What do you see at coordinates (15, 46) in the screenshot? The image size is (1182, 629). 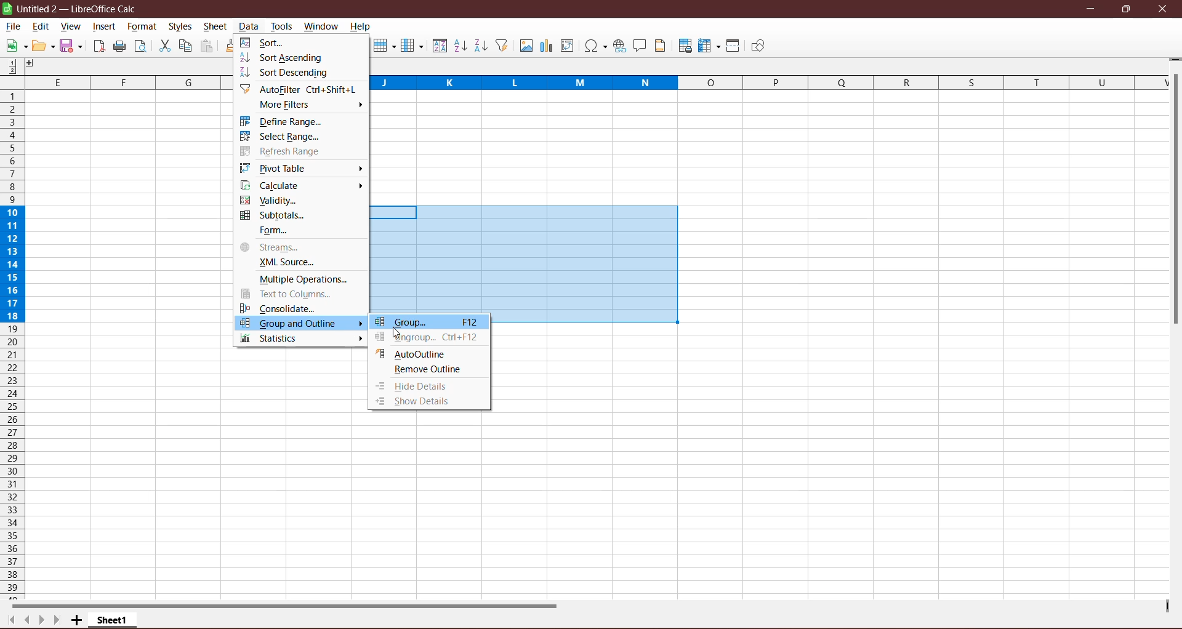 I see `New` at bounding box center [15, 46].